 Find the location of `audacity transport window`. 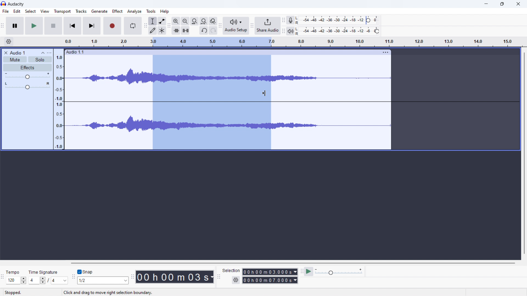

audacity transport window is located at coordinates (2, 25).